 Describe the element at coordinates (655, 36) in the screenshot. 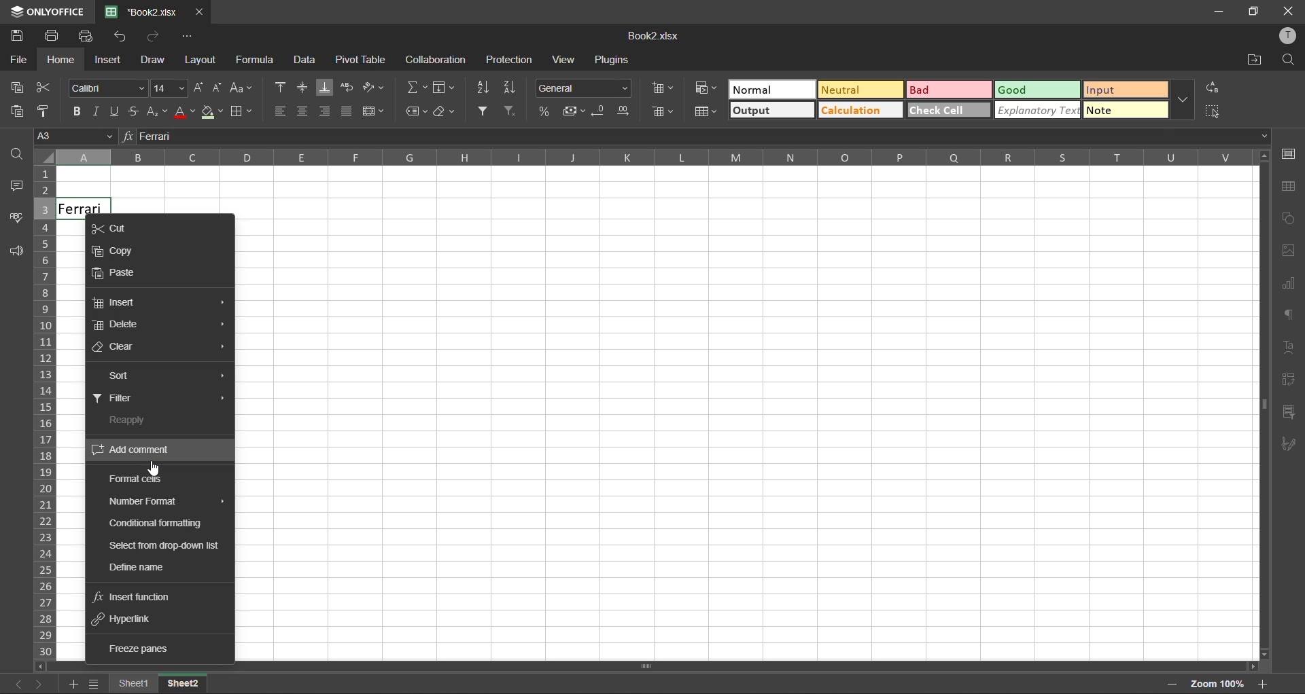

I see `Book2.xslx` at that location.